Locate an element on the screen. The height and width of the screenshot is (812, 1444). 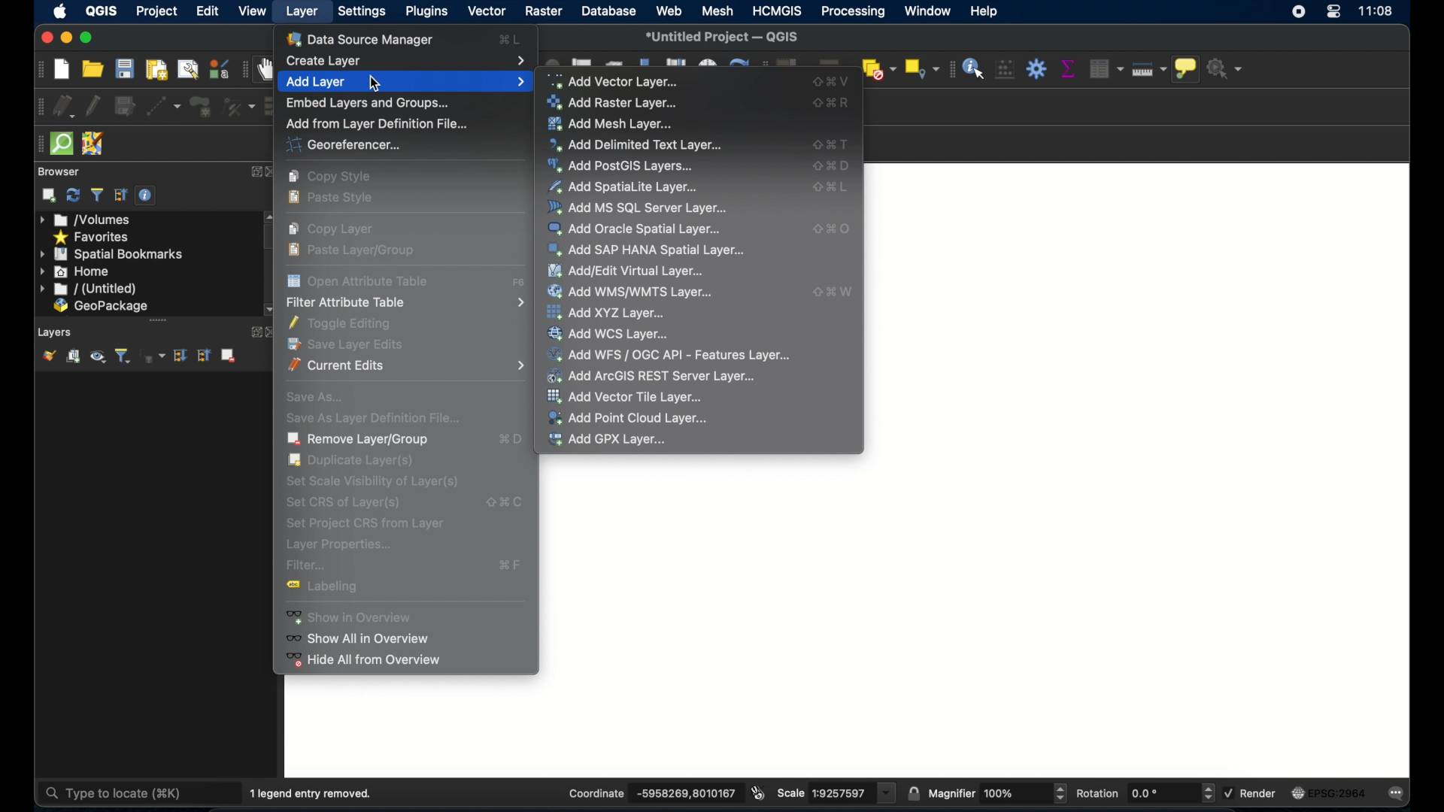
database is located at coordinates (611, 12).